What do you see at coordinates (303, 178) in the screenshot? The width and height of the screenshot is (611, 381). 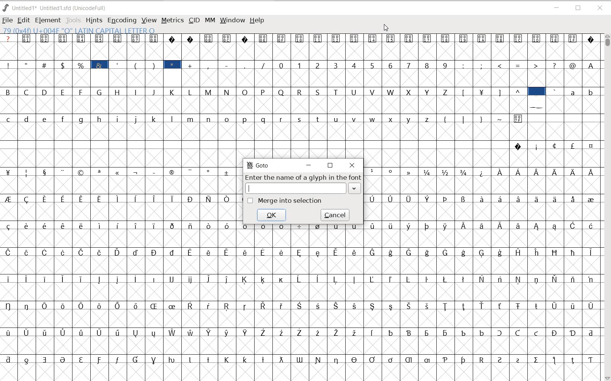 I see `Enter the name of a glyph in the font` at bounding box center [303, 178].